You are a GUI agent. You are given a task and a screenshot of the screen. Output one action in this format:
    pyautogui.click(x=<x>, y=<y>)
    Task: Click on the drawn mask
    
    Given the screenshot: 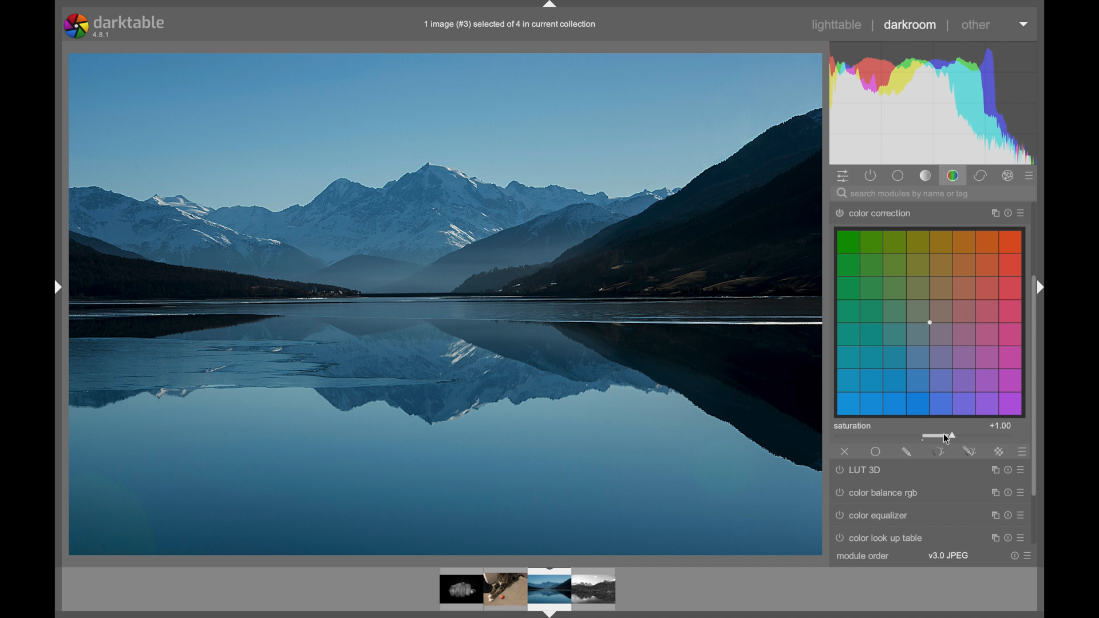 What is the action you would take?
    pyautogui.click(x=907, y=452)
    